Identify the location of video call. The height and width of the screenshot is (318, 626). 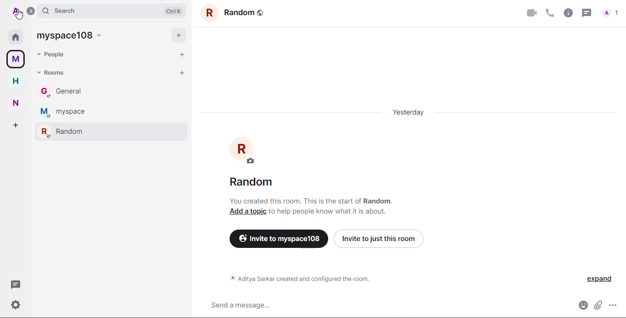
(531, 12).